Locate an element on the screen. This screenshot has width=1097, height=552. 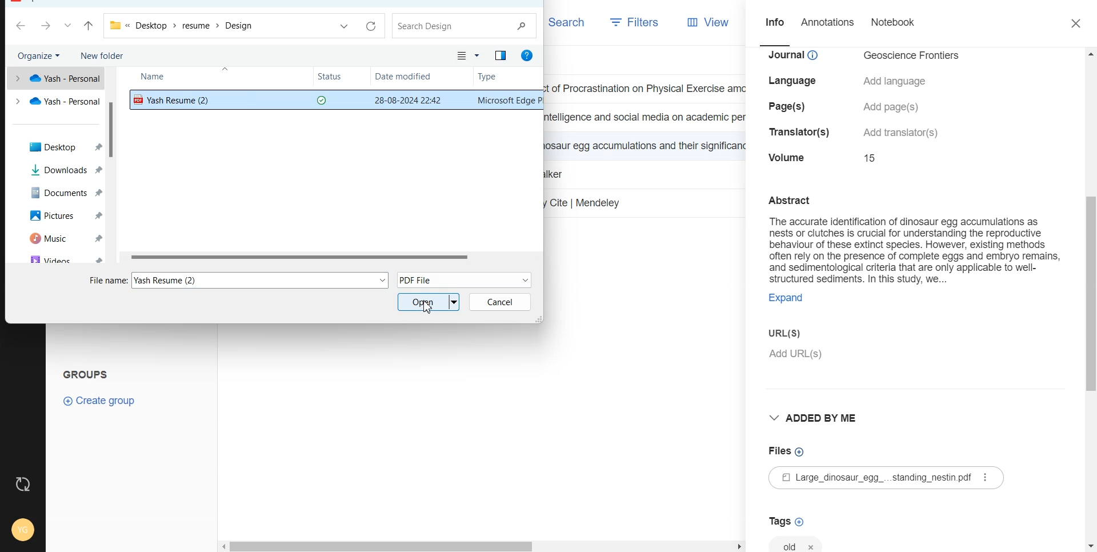
Account is located at coordinates (21, 527).